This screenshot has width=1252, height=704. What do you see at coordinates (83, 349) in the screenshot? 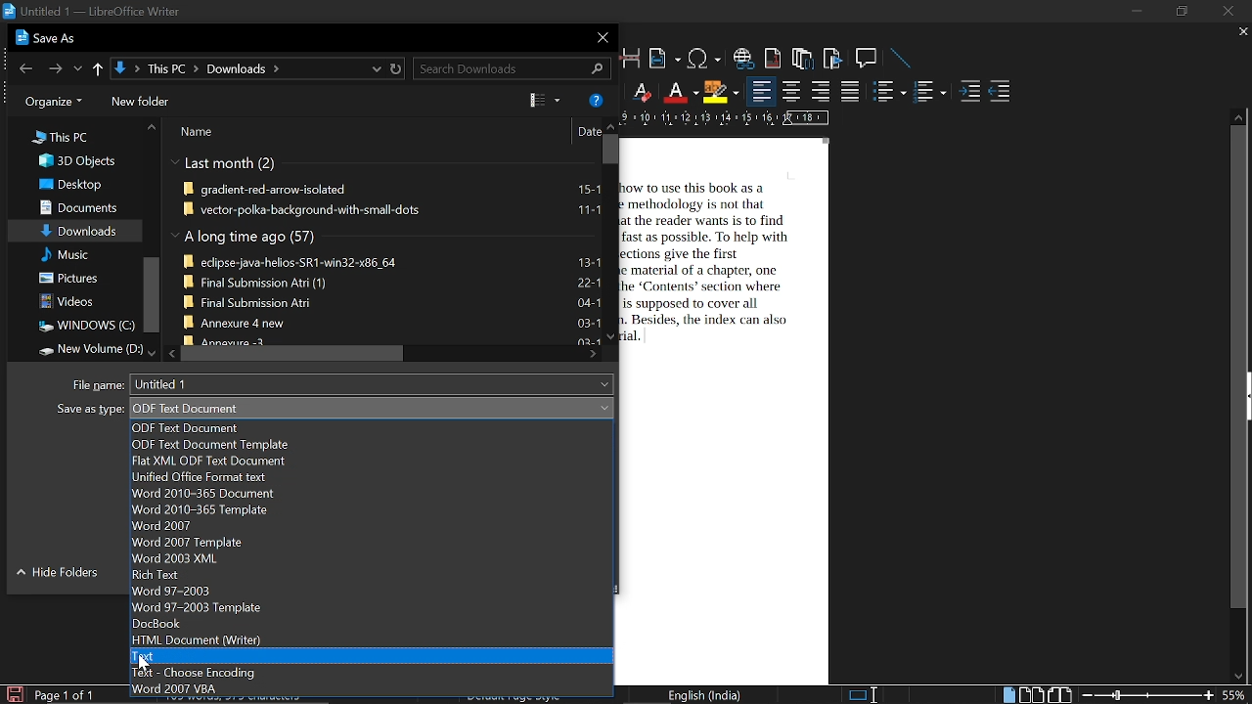
I see `New Volume D` at bounding box center [83, 349].